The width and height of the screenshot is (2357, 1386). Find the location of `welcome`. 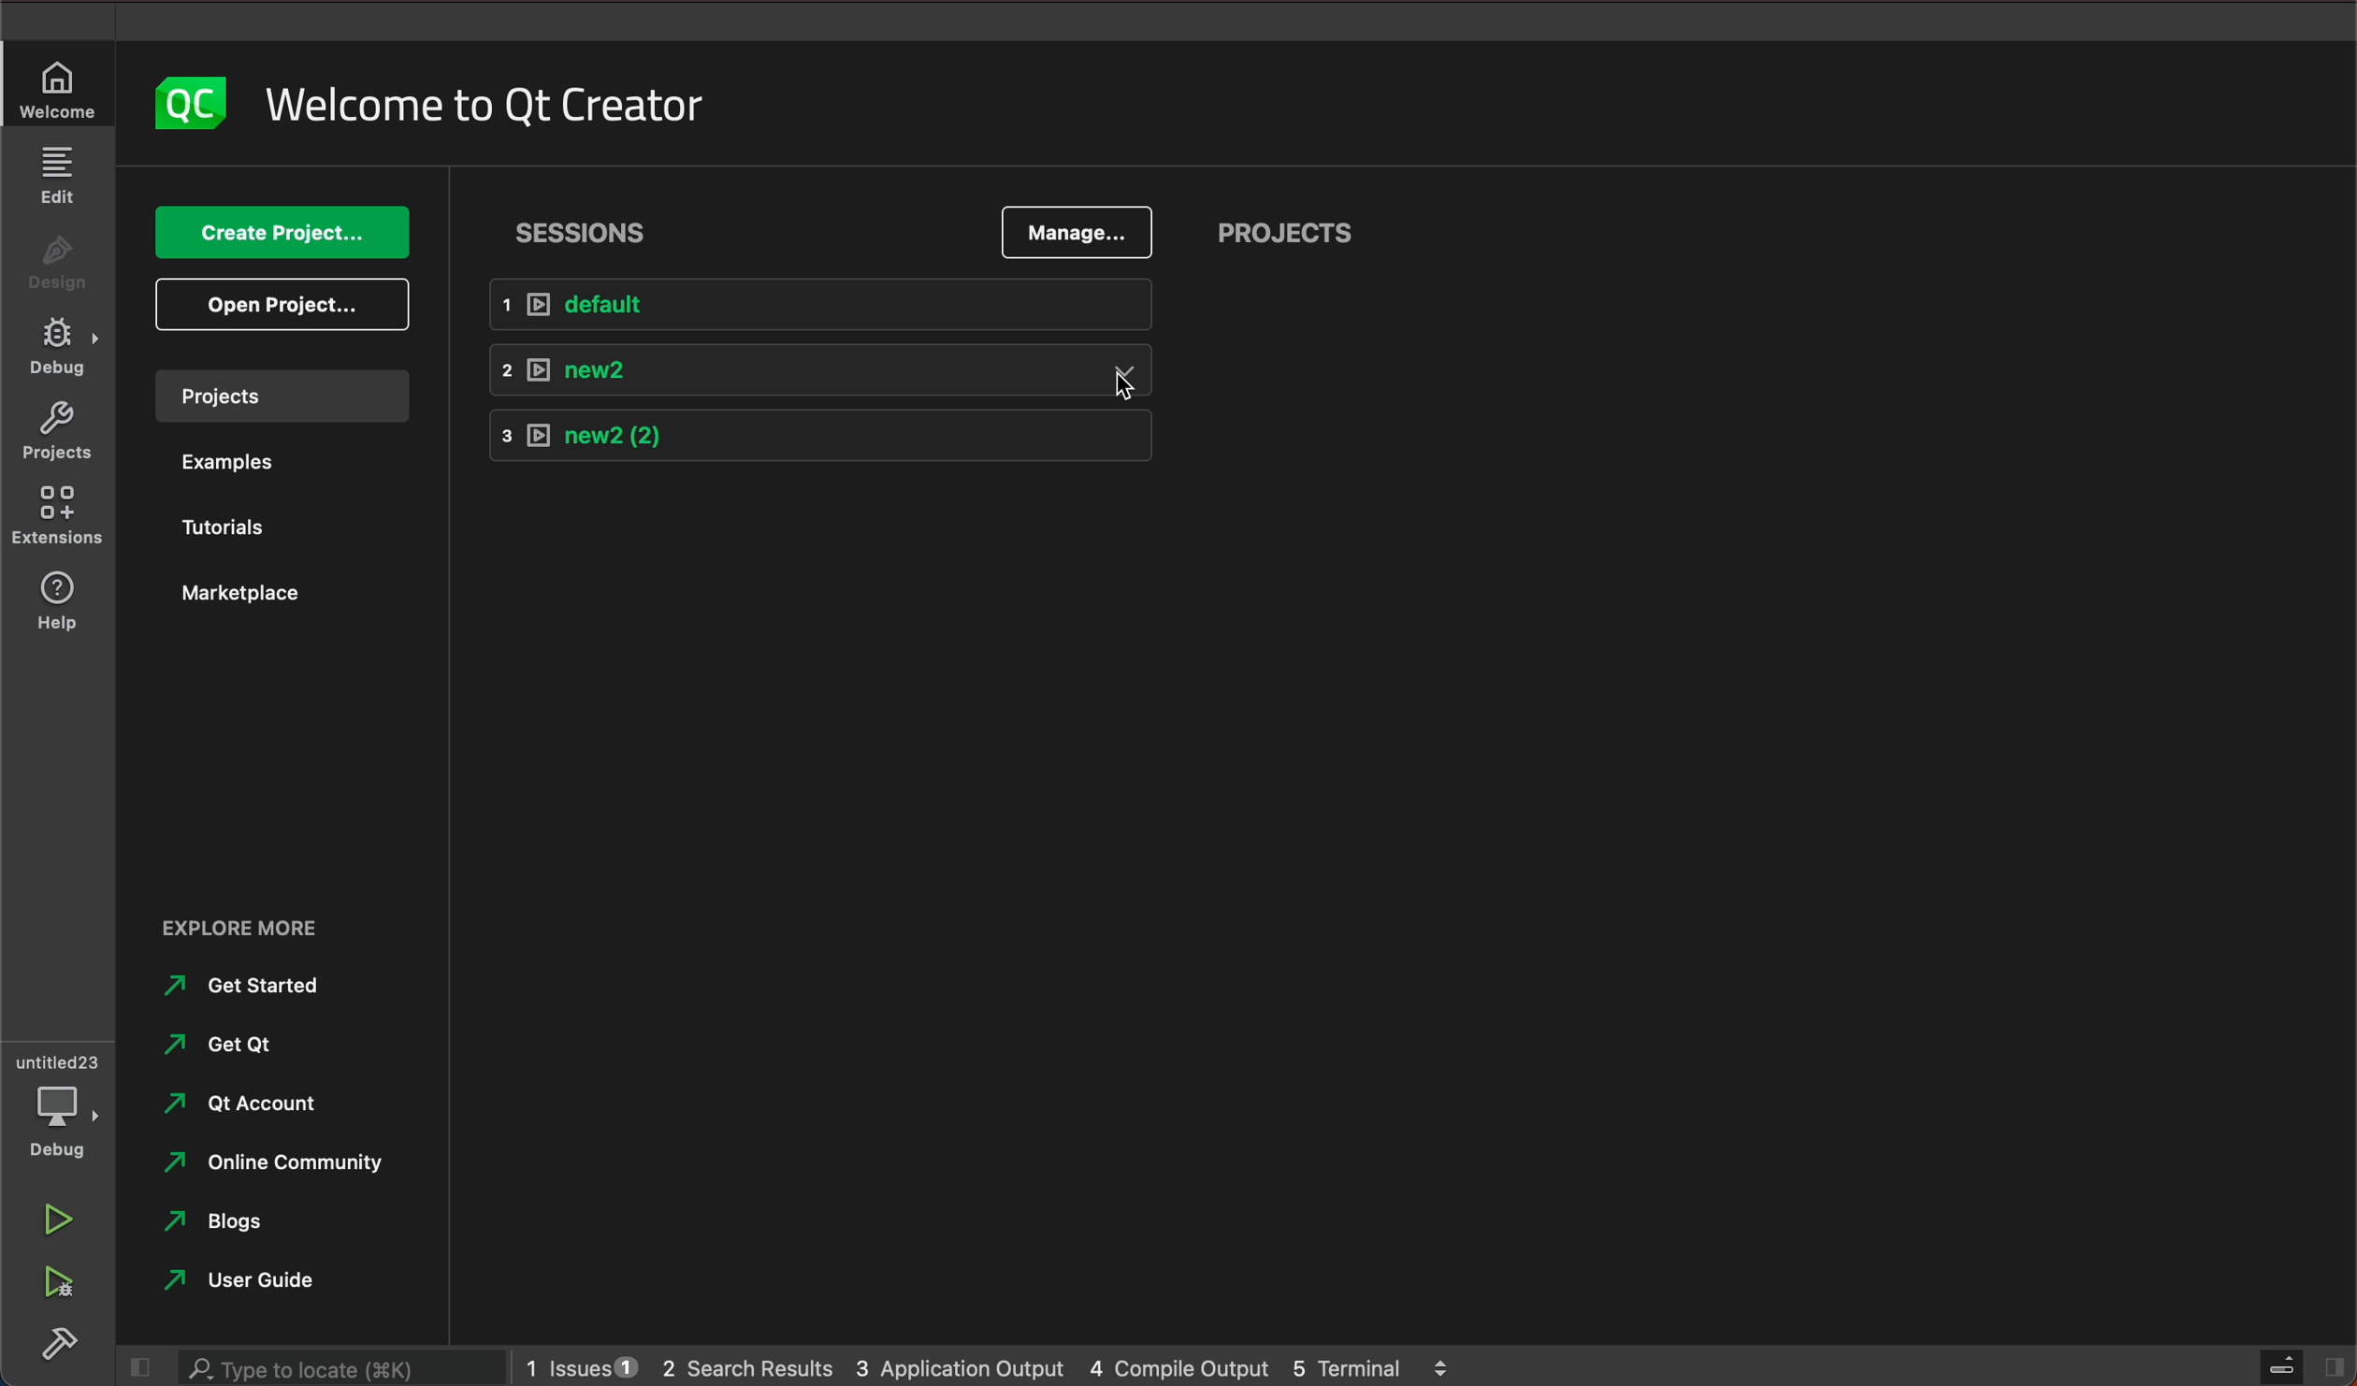

welcome is located at coordinates (499, 104).